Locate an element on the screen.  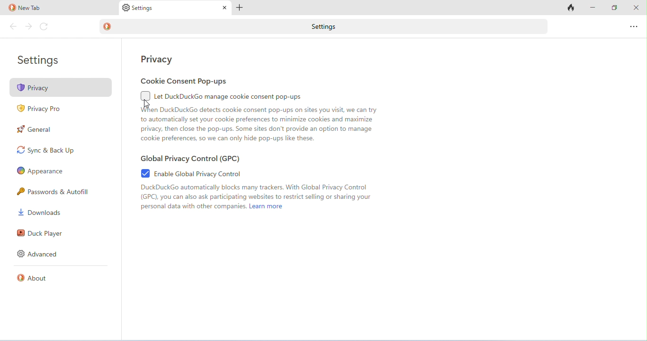
maximize is located at coordinates (614, 8).